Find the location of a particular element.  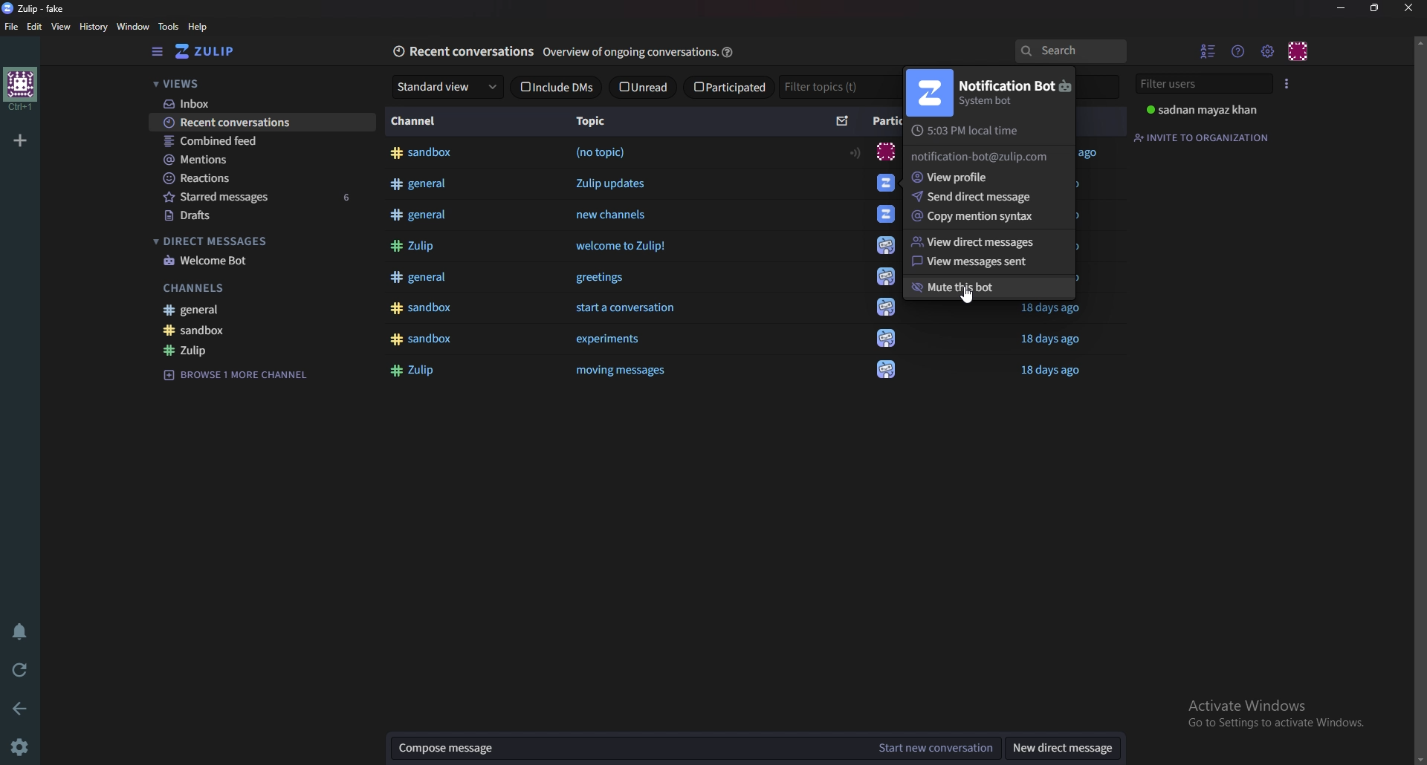

Channel is located at coordinates (421, 119).